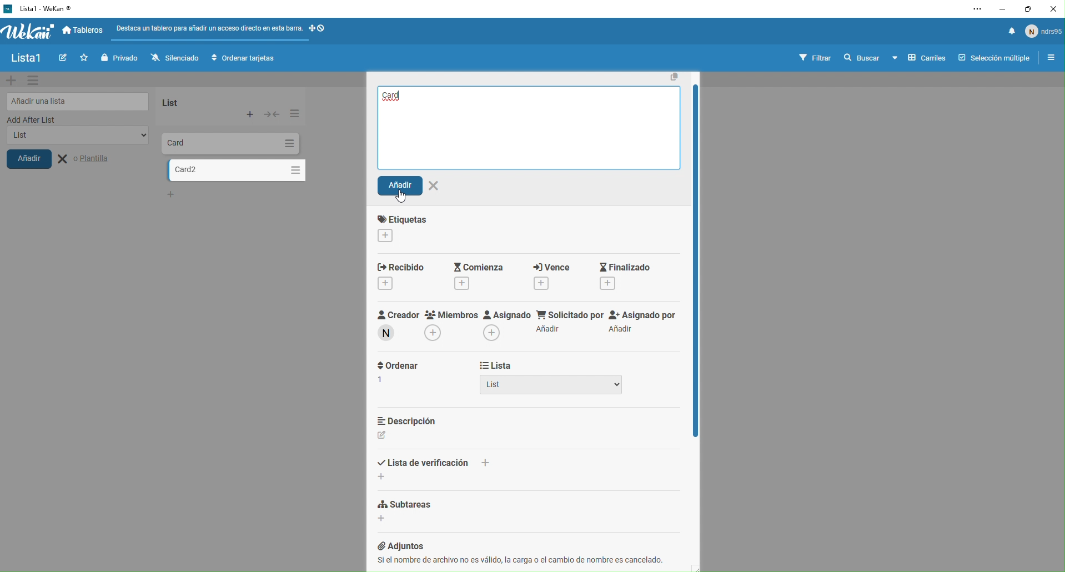  Describe the element at coordinates (327, 28) in the screenshot. I see `Symbols` at that location.